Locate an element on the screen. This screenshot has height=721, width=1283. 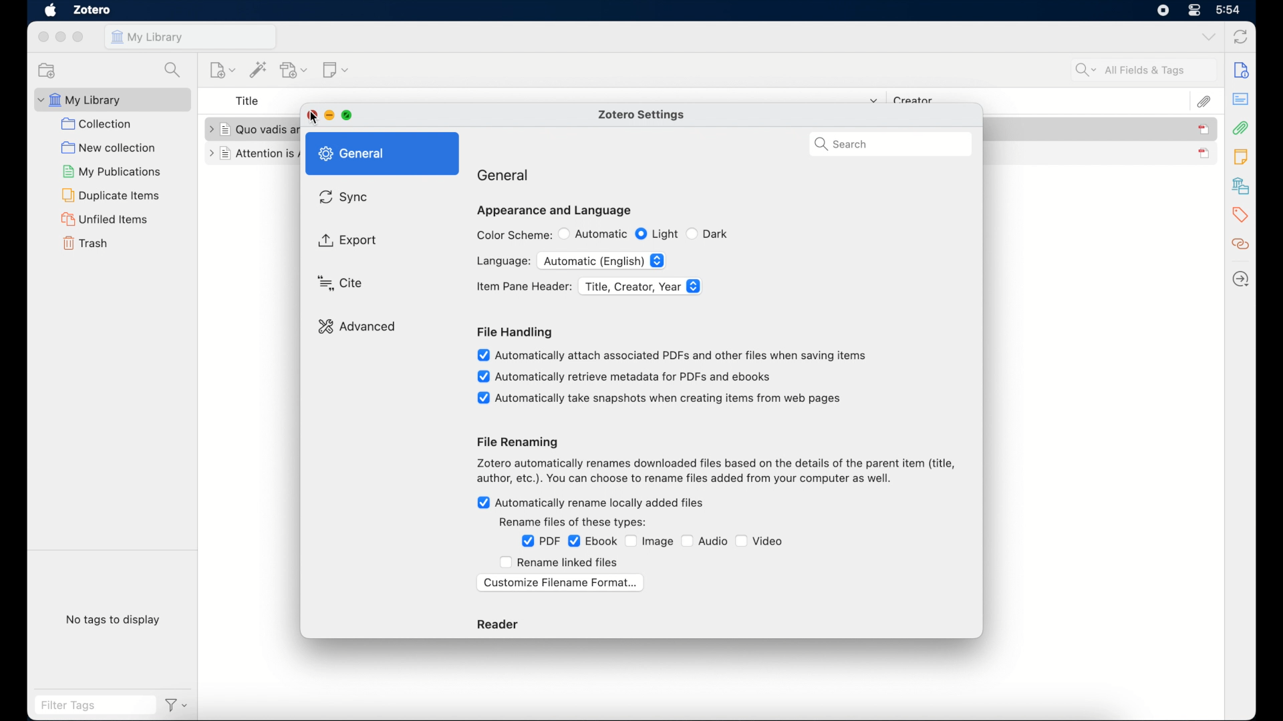
search is located at coordinates (173, 70).